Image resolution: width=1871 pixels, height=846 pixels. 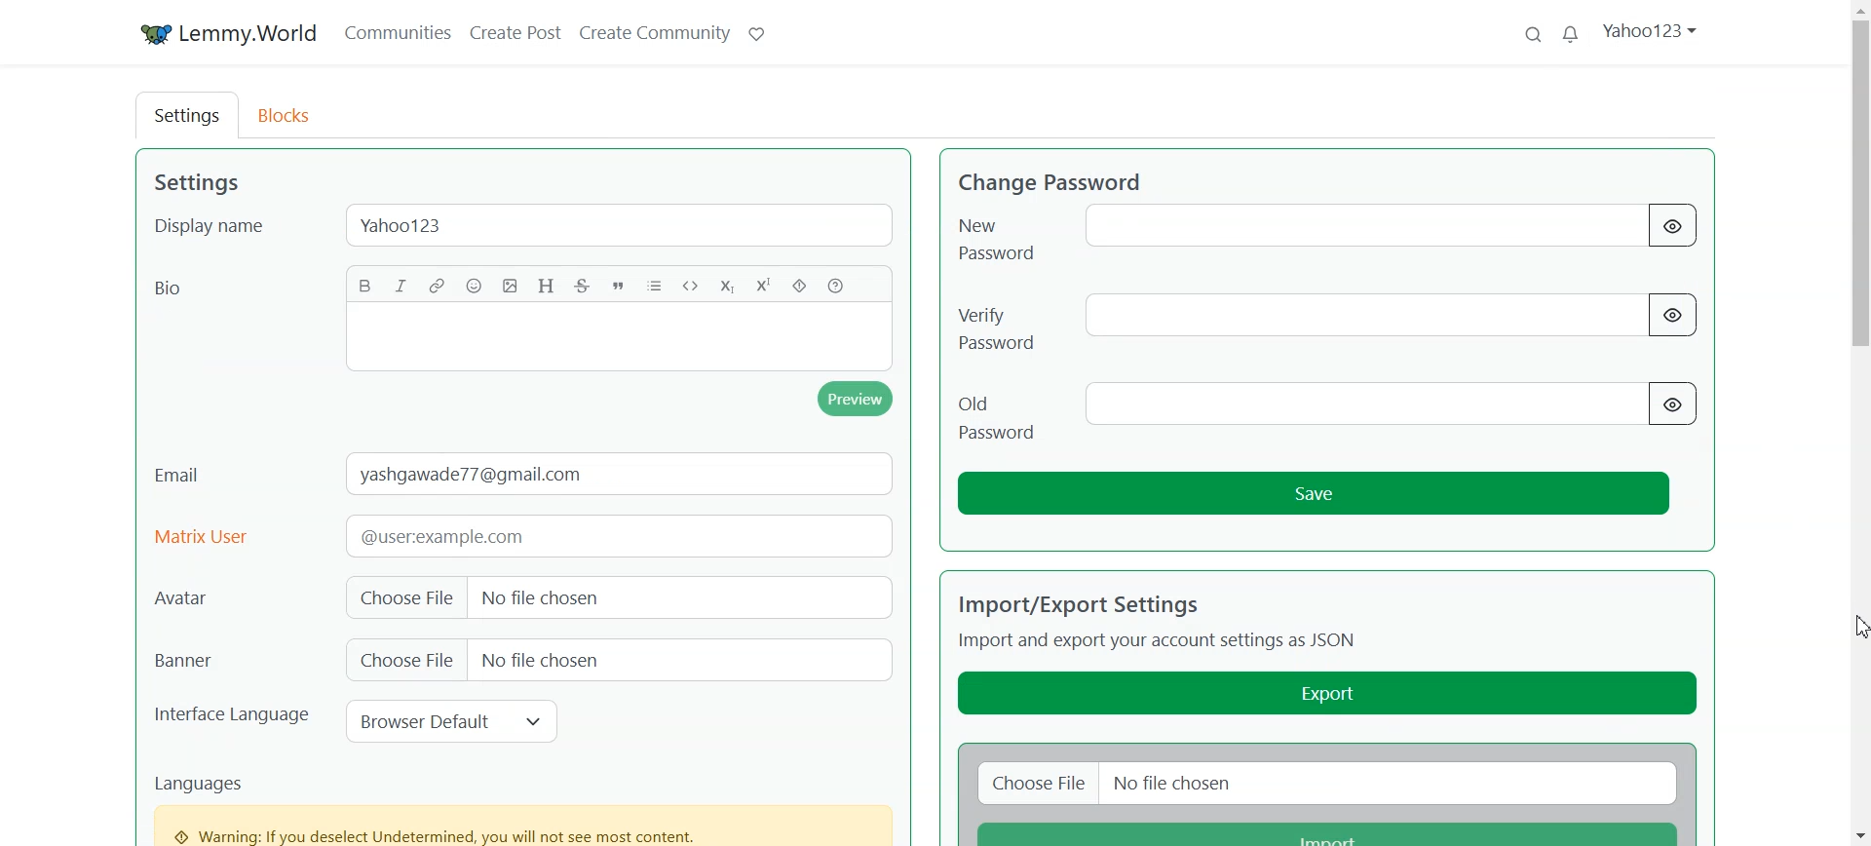 What do you see at coordinates (760, 284) in the screenshot?
I see `Superscript` at bounding box center [760, 284].